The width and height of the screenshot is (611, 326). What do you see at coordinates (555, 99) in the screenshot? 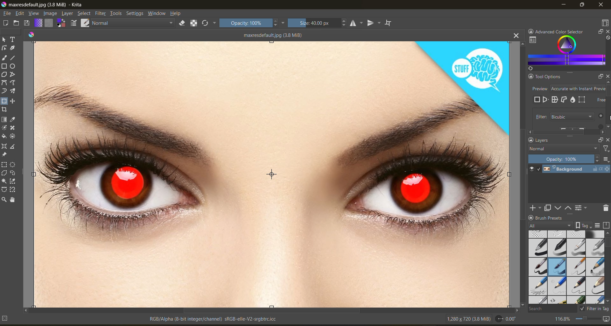
I see `wrap` at bounding box center [555, 99].